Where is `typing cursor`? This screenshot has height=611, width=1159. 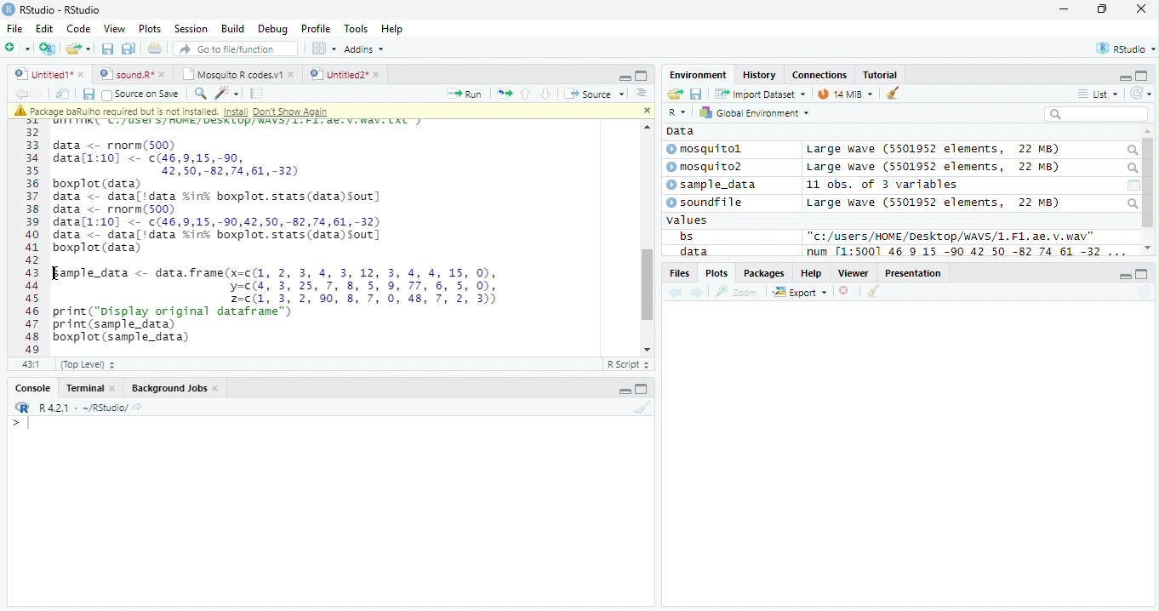 typing cursor is located at coordinates (20, 424).